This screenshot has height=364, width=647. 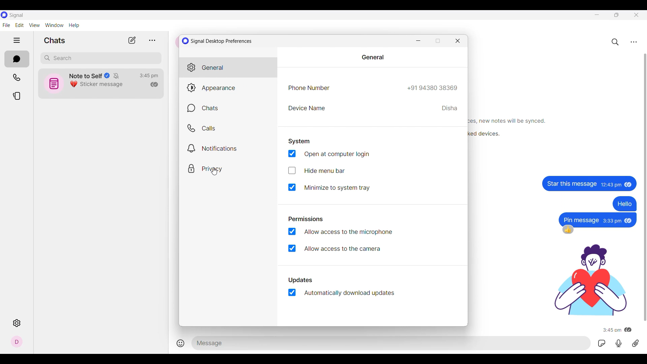 I want to click on Show/Hide left side panel, so click(x=17, y=40).